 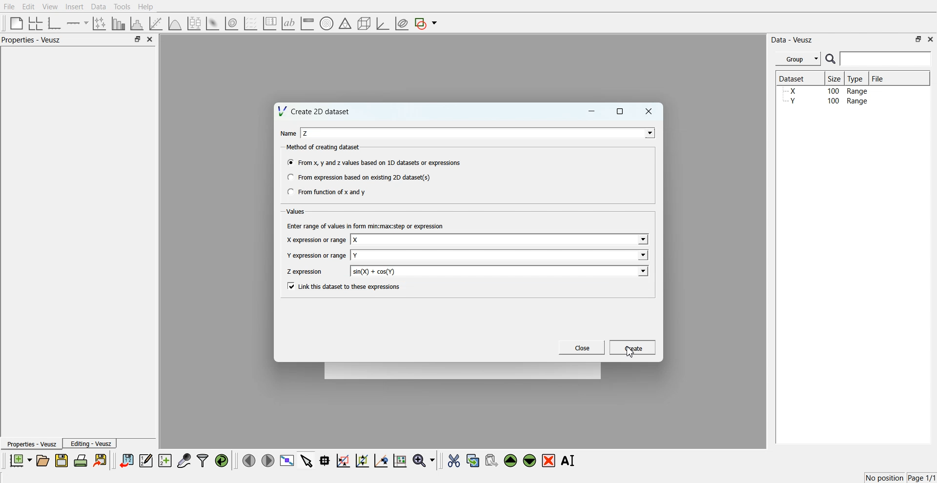 What do you see at coordinates (826, 101) in the screenshot?
I see `Y 100 Range` at bounding box center [826, 101].